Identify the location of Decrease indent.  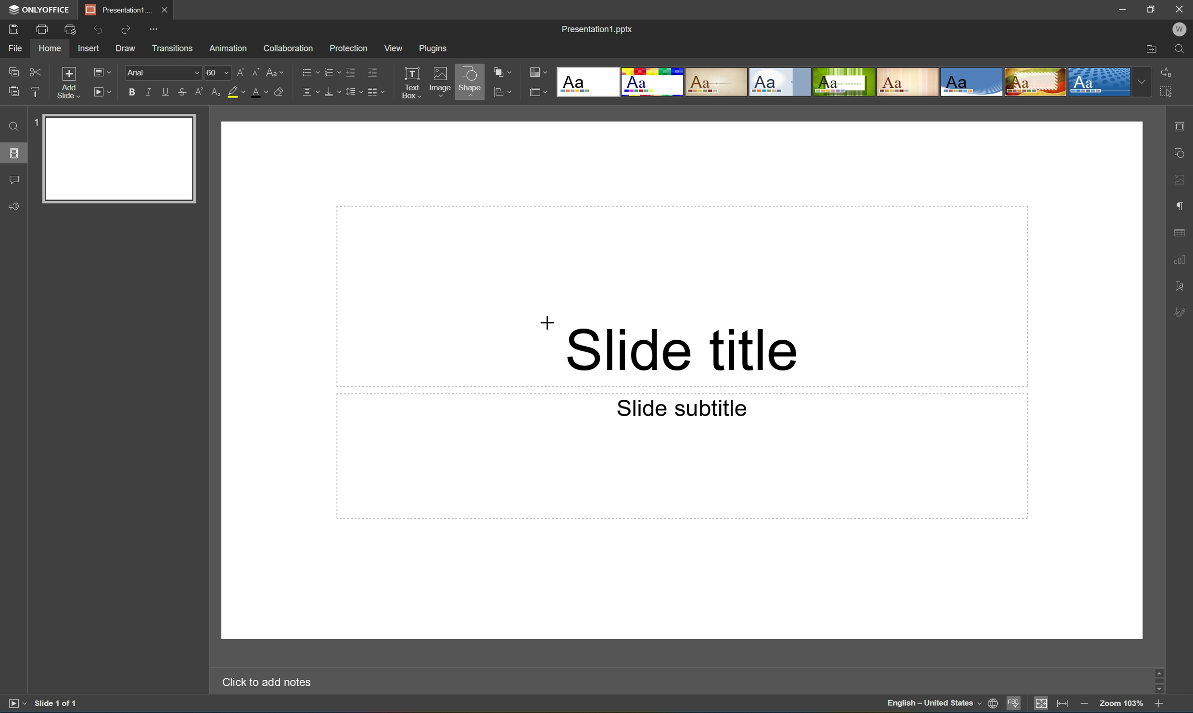
(351, 71).